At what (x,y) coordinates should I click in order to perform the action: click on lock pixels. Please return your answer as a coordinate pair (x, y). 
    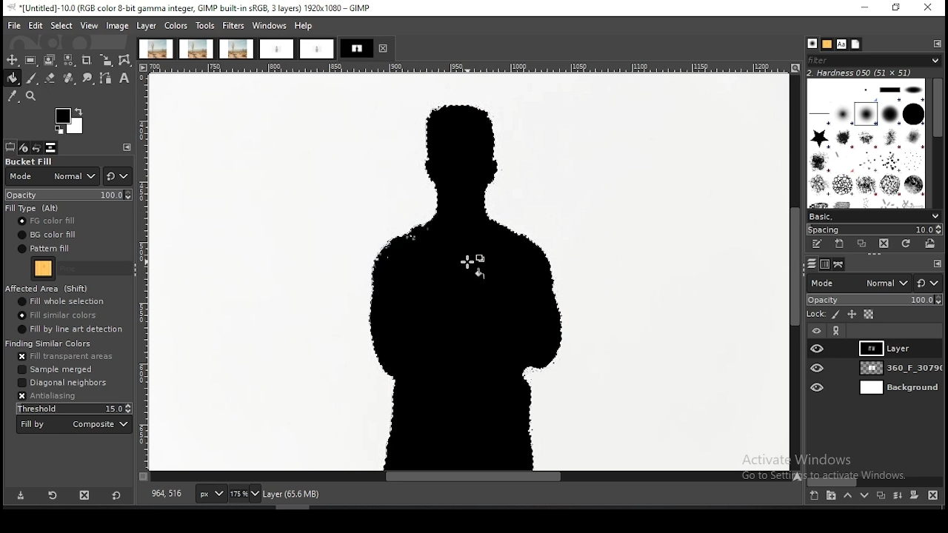
    Looking at the image, I should click on (836, 315).